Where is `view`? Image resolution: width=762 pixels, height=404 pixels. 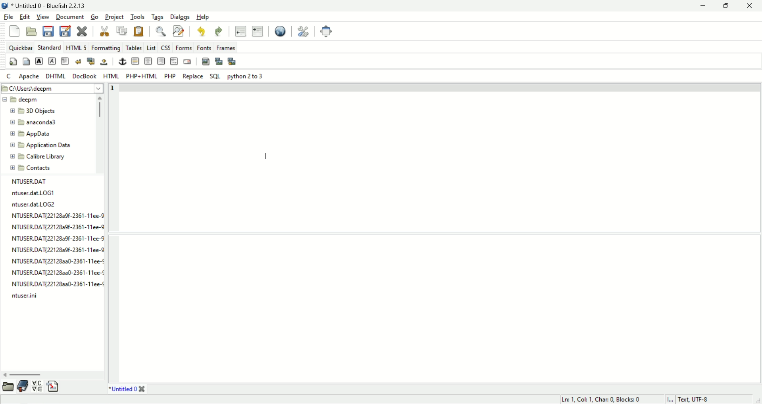 view is located at coordinates (43, 17).